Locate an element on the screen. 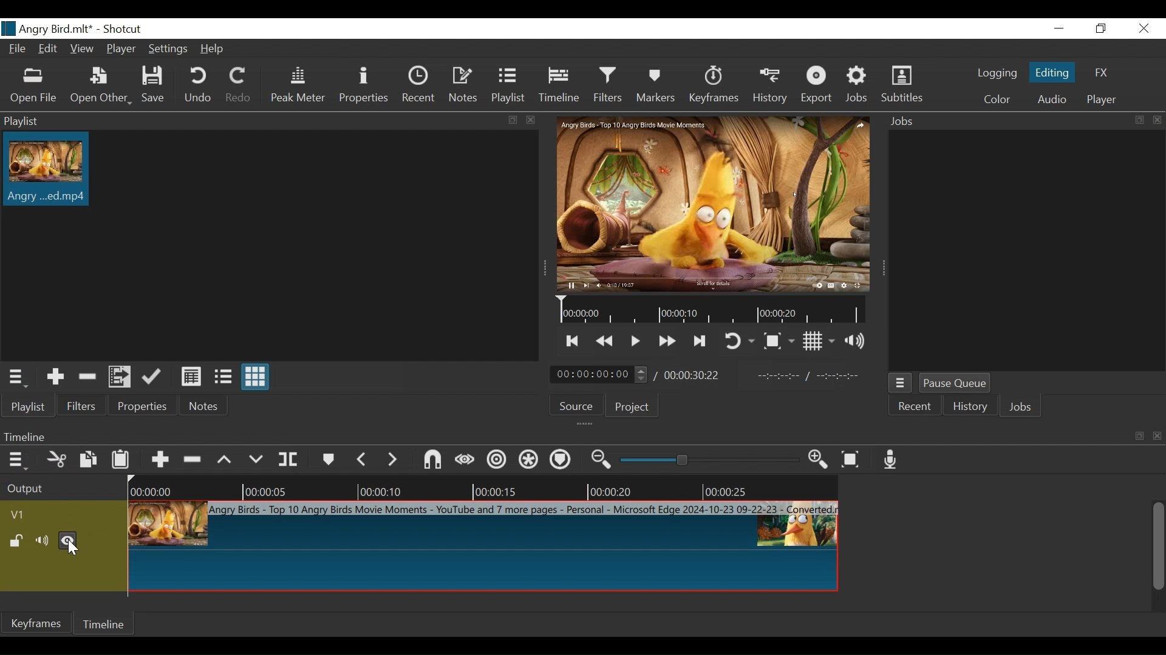  Player is located at coordinates (121, 49).